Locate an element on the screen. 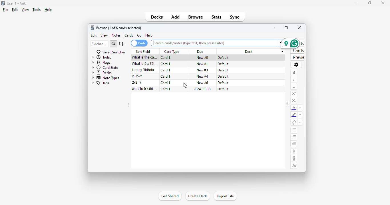 The height and width of the screenshot is (205, 390). maximize is located at coordinates (369, 3).